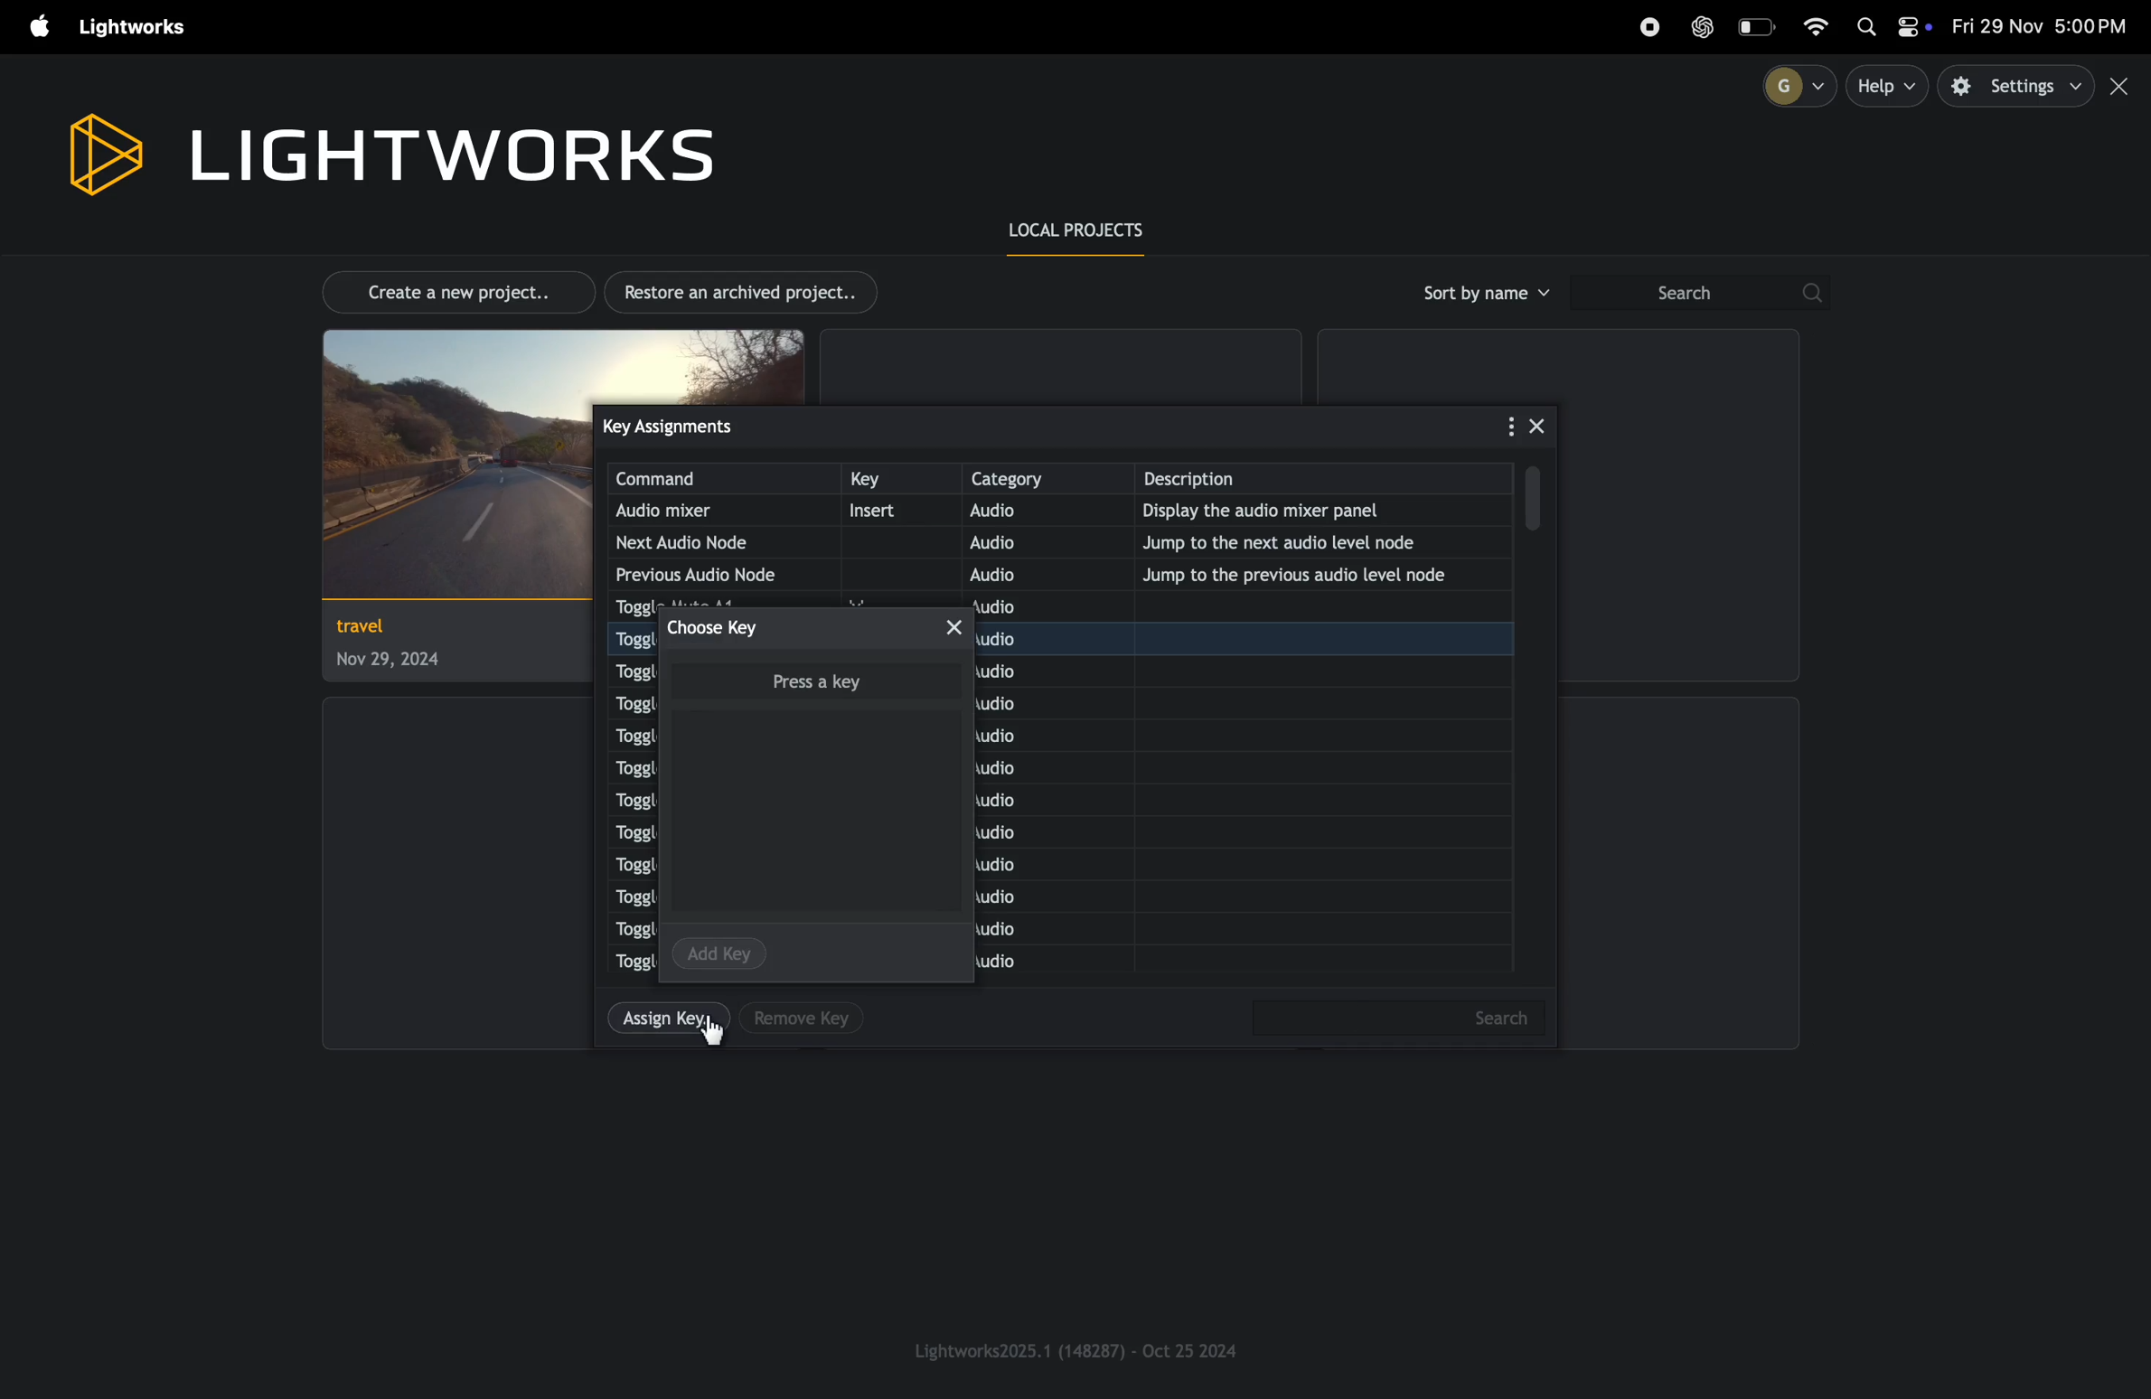 Image resolution: width=2151 pixels, height=1399 pixels. Describe the element at coordinates (2123, 87) in the screenshot. I see `close` at that location.